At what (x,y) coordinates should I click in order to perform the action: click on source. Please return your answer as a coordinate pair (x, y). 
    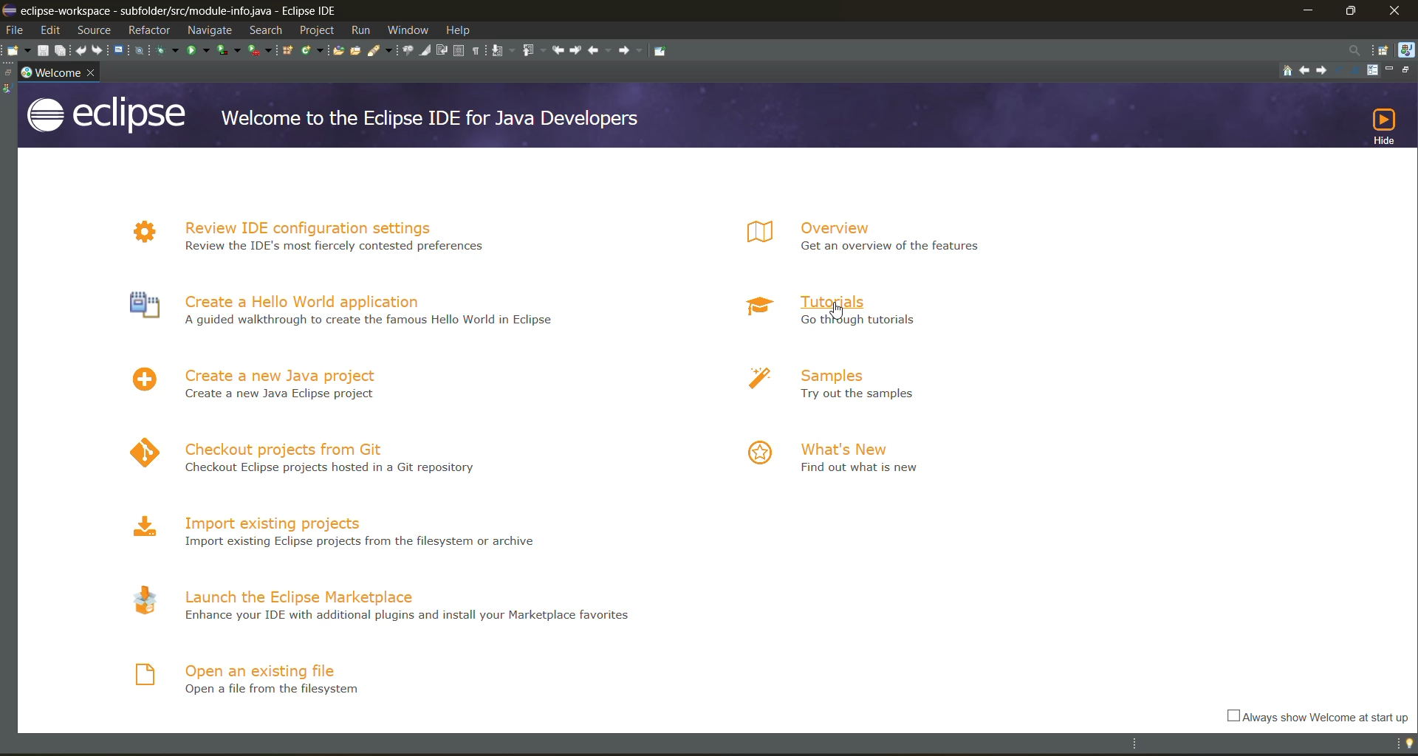
    Looking at the image, I should click on (98, 31).